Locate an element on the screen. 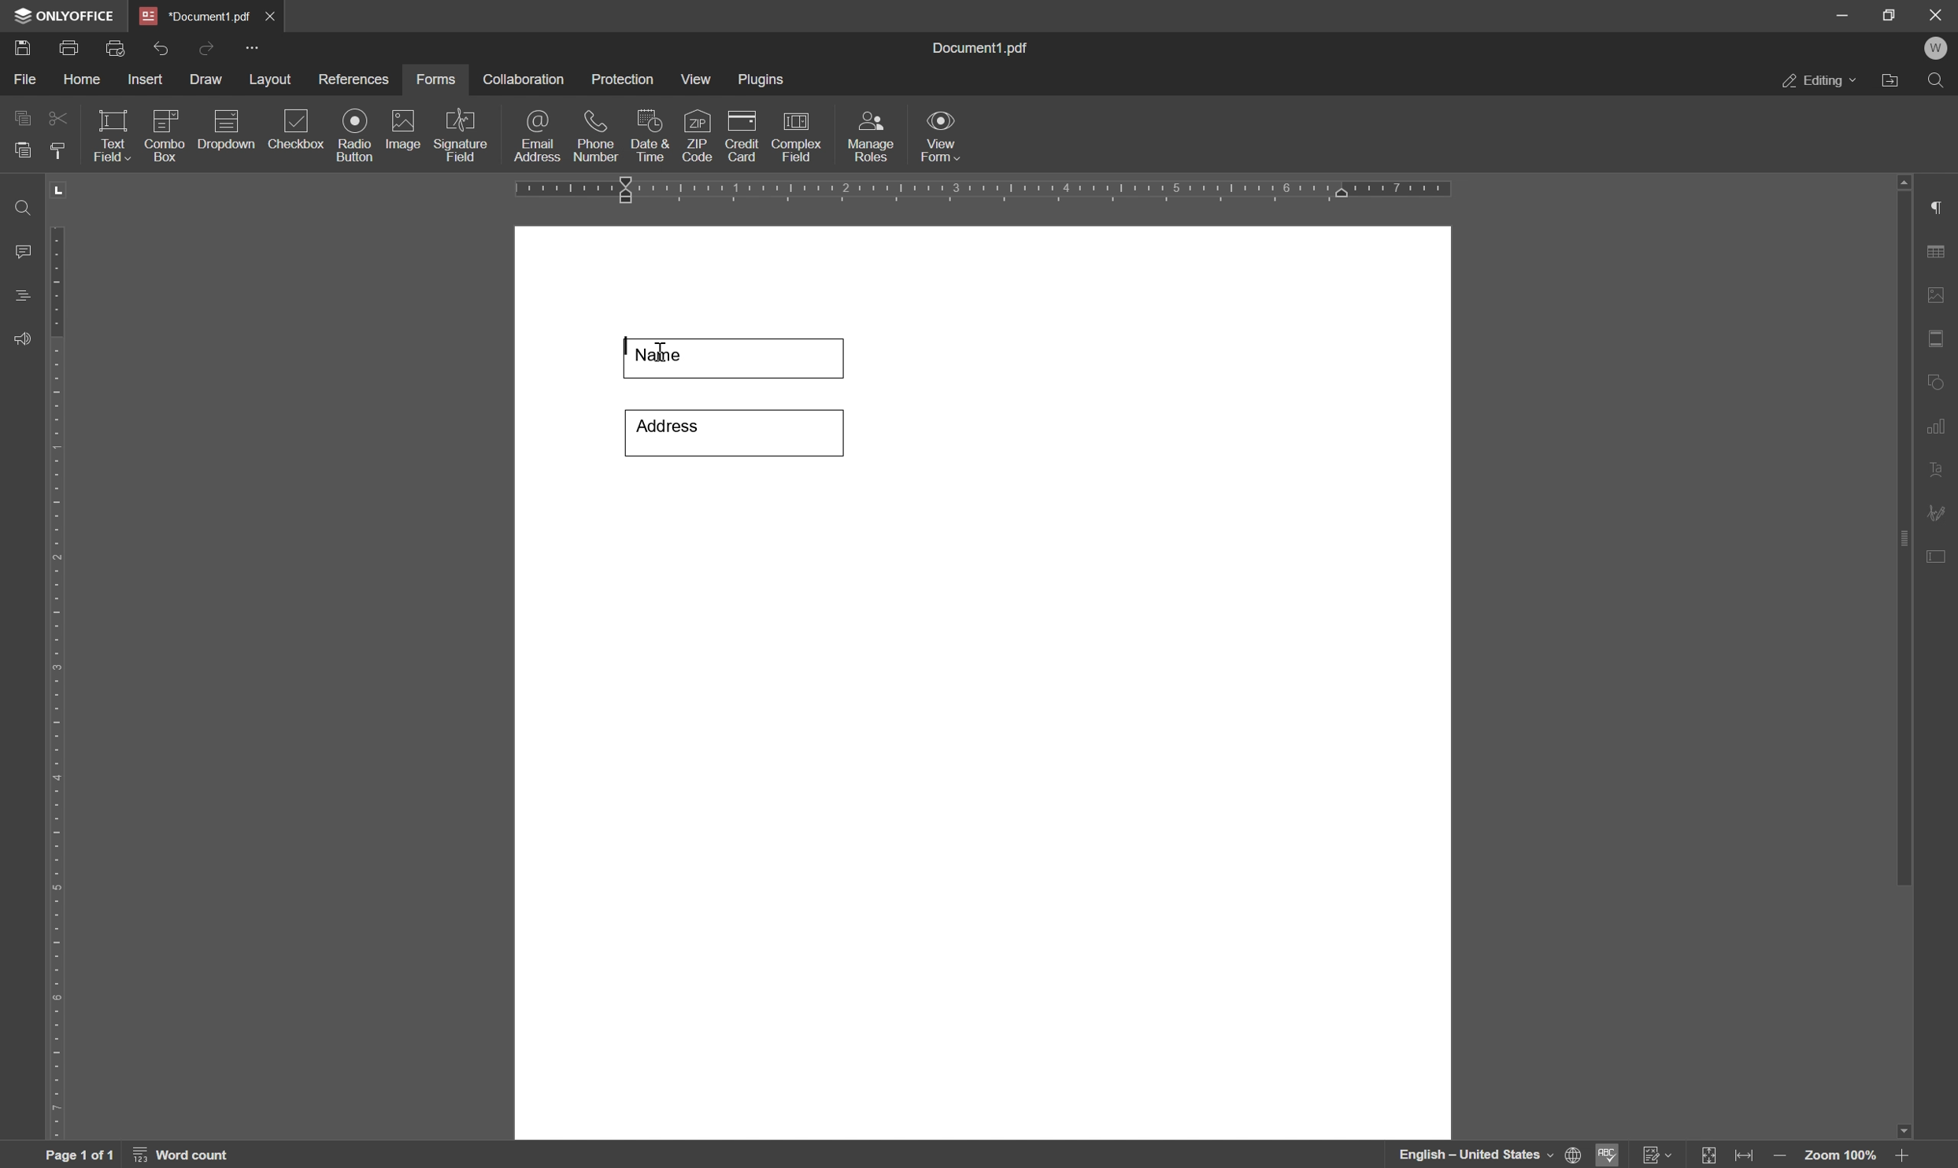 This screenshot has width=1958, height=1168. undo is located at coordinates (161, 45).